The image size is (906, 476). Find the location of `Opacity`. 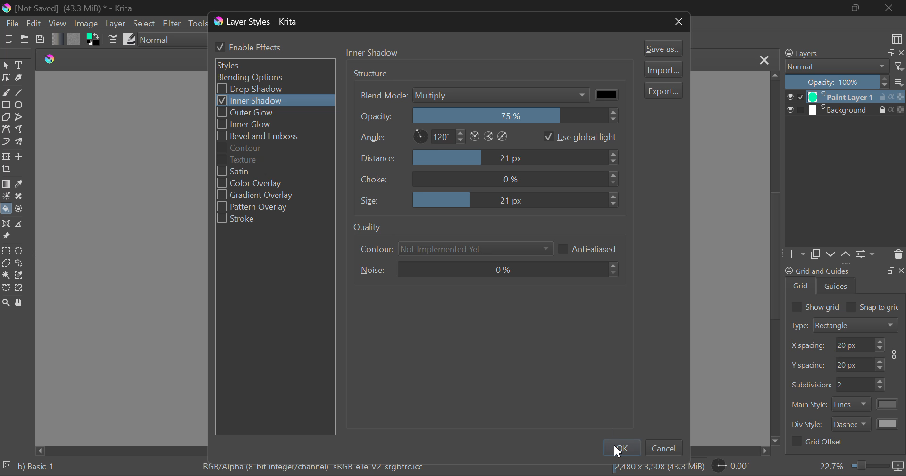

Opacity is located at coordinates (846, 82).